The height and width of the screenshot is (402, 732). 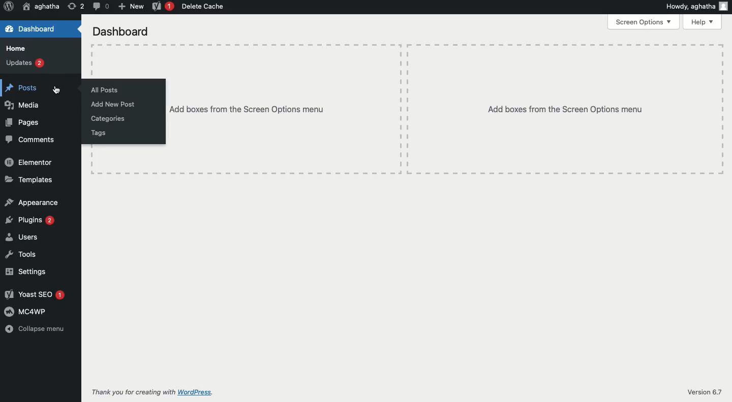 I want to click on Dashboard, so click(x=41, y=28).